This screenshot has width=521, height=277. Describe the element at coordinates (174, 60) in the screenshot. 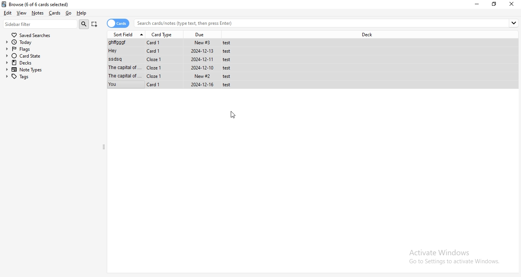

I see `File` at that location.